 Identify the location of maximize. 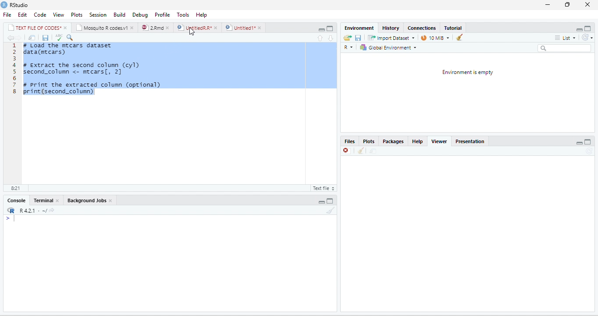
(589, 28).